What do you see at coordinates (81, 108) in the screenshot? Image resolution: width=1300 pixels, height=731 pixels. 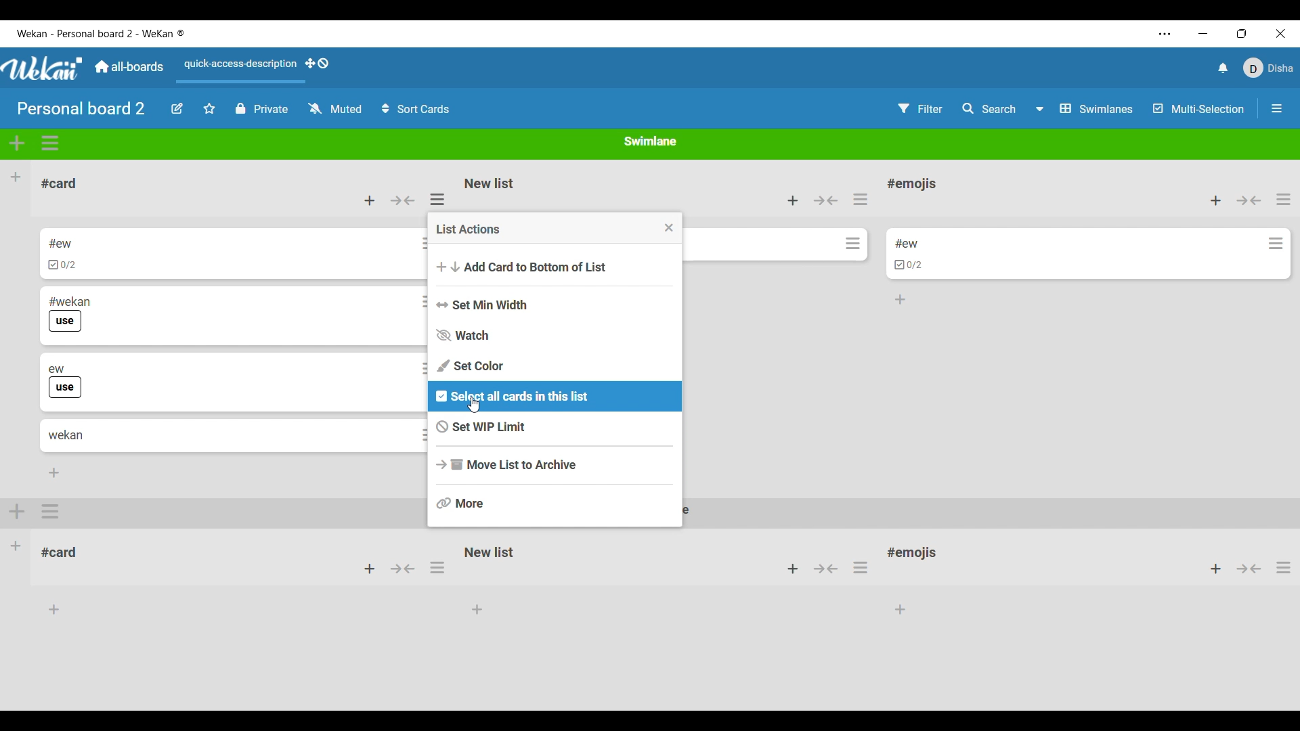 I see `Board title` at bounding box center [81, 108].